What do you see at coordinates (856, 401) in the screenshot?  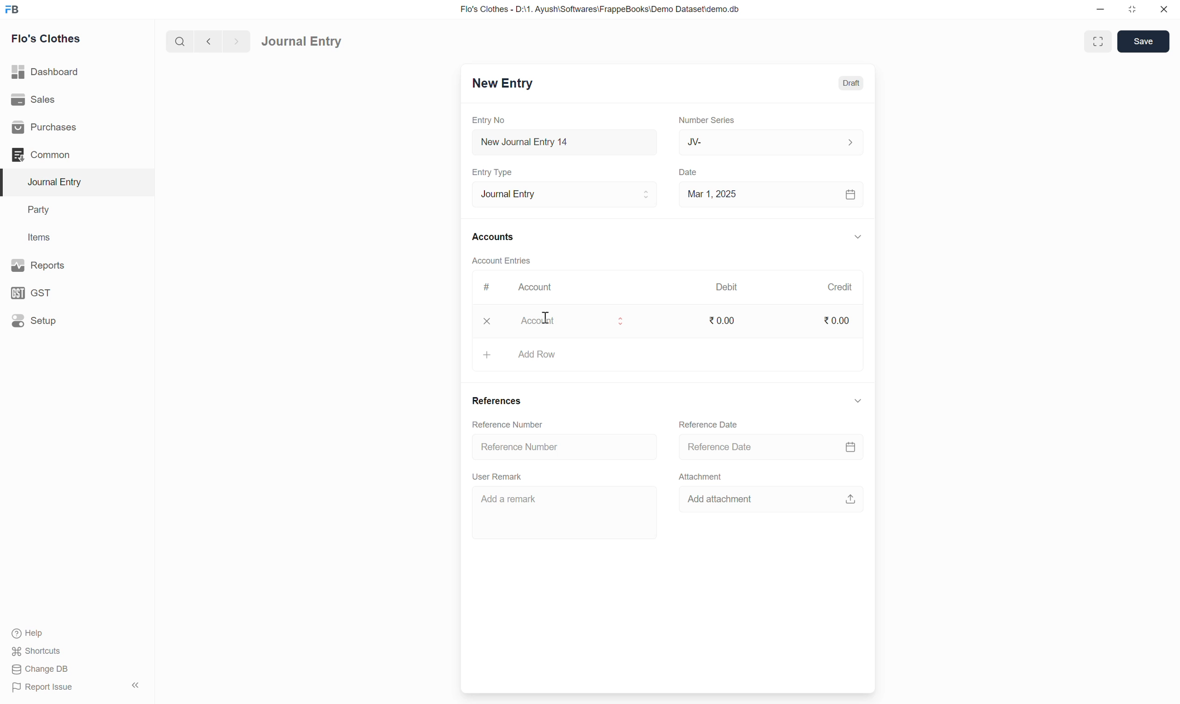 I see `down` at bounding box center [856, 401].